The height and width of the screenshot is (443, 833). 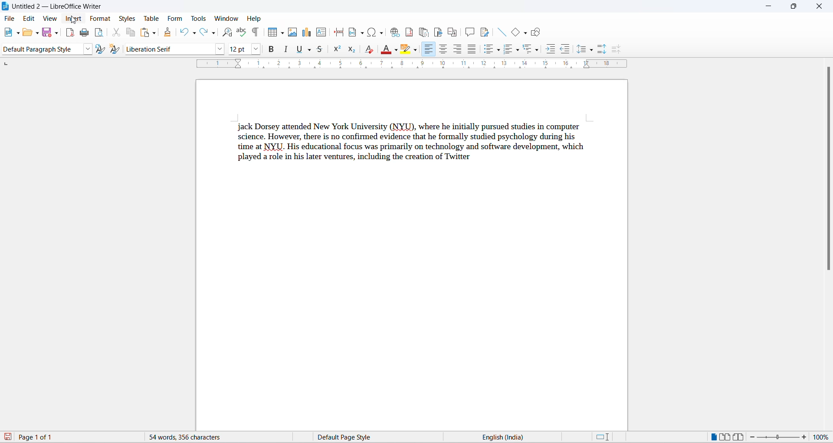 I want to click on insert comments, so click(x=469, y=31).